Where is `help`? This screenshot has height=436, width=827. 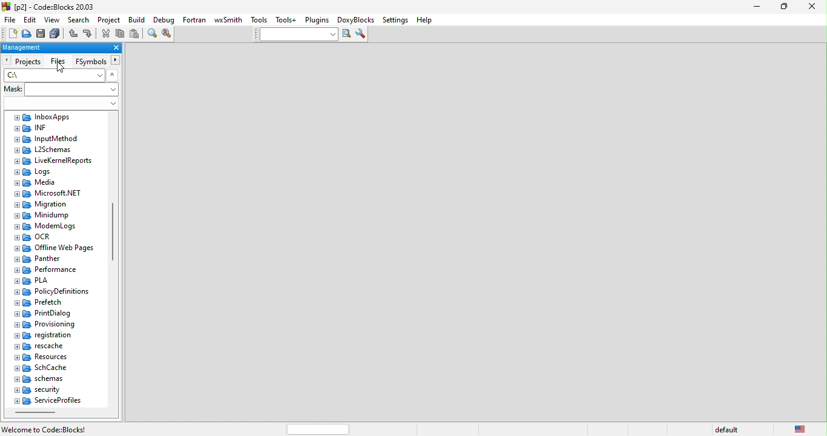 help is located at coordinates (431, 20).